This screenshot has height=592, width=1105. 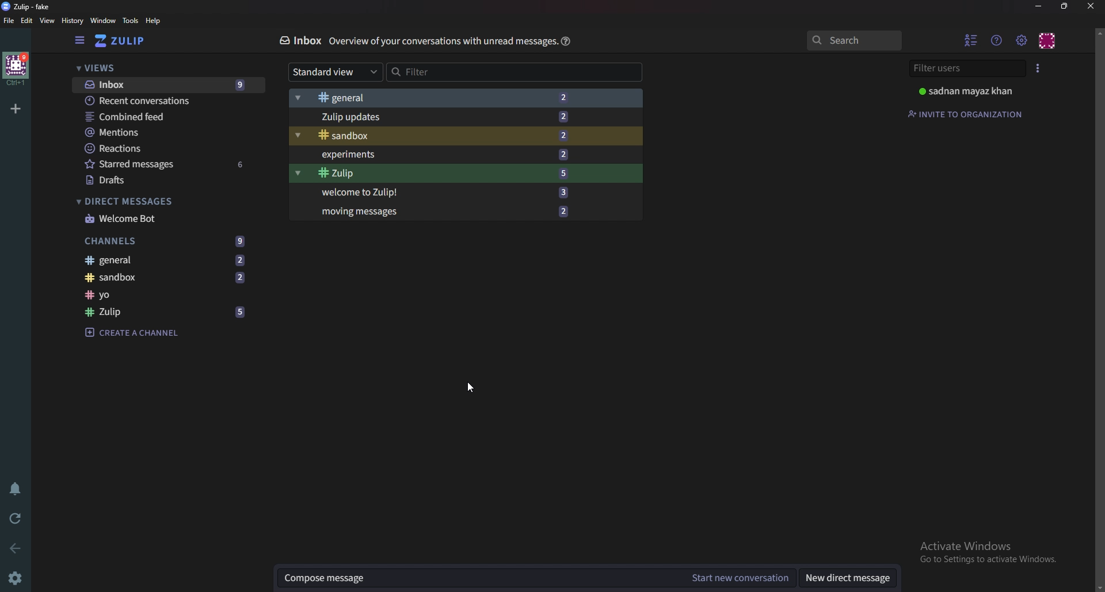 I want to click on Mentions, so click(x=155, y=133).